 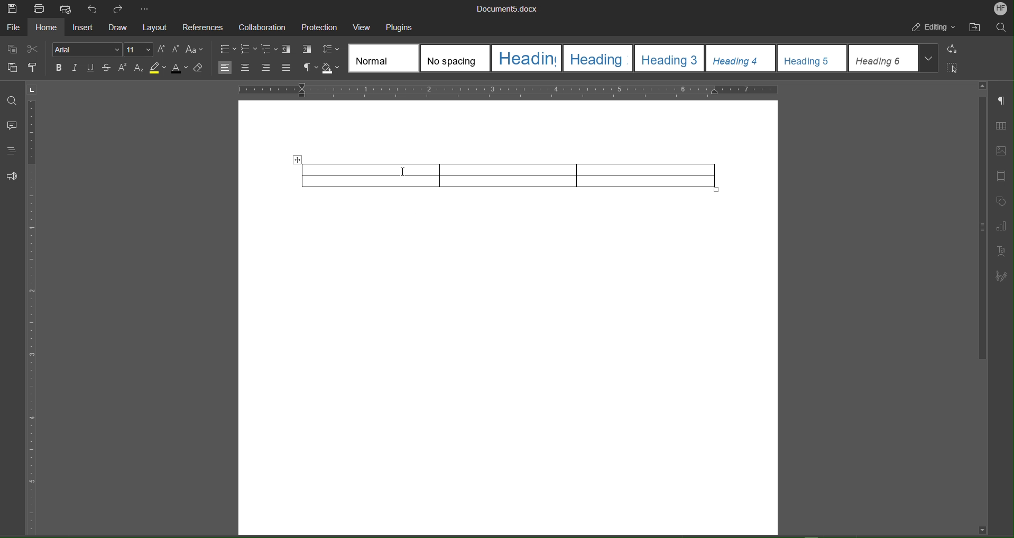 I want to click on Text Color, so click(x=180, y=68).